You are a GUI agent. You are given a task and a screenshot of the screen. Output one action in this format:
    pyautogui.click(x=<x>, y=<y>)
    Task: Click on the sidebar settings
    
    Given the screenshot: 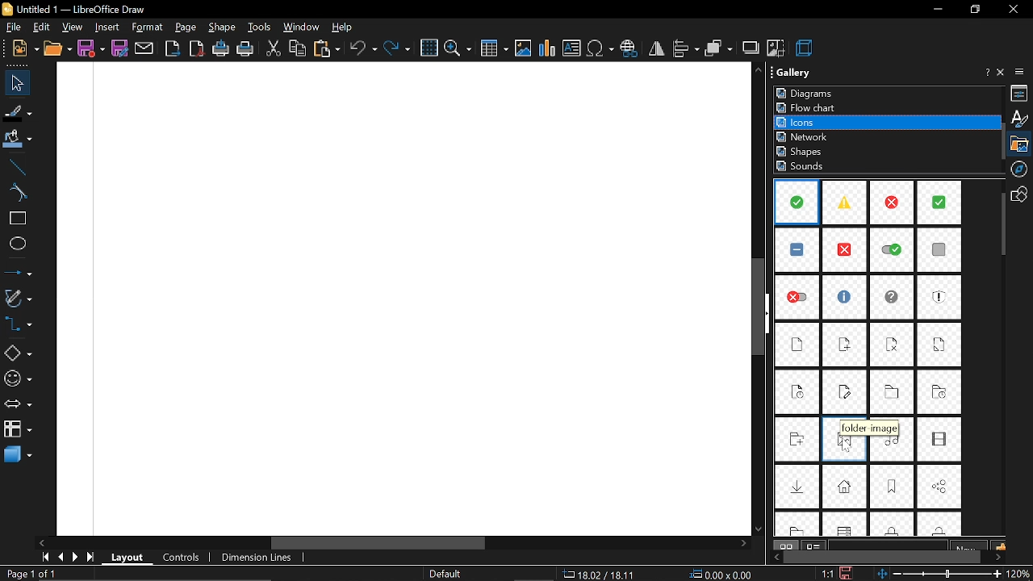 What is the action you would take?
    pyautogui.click(x=1022, y=72)
    